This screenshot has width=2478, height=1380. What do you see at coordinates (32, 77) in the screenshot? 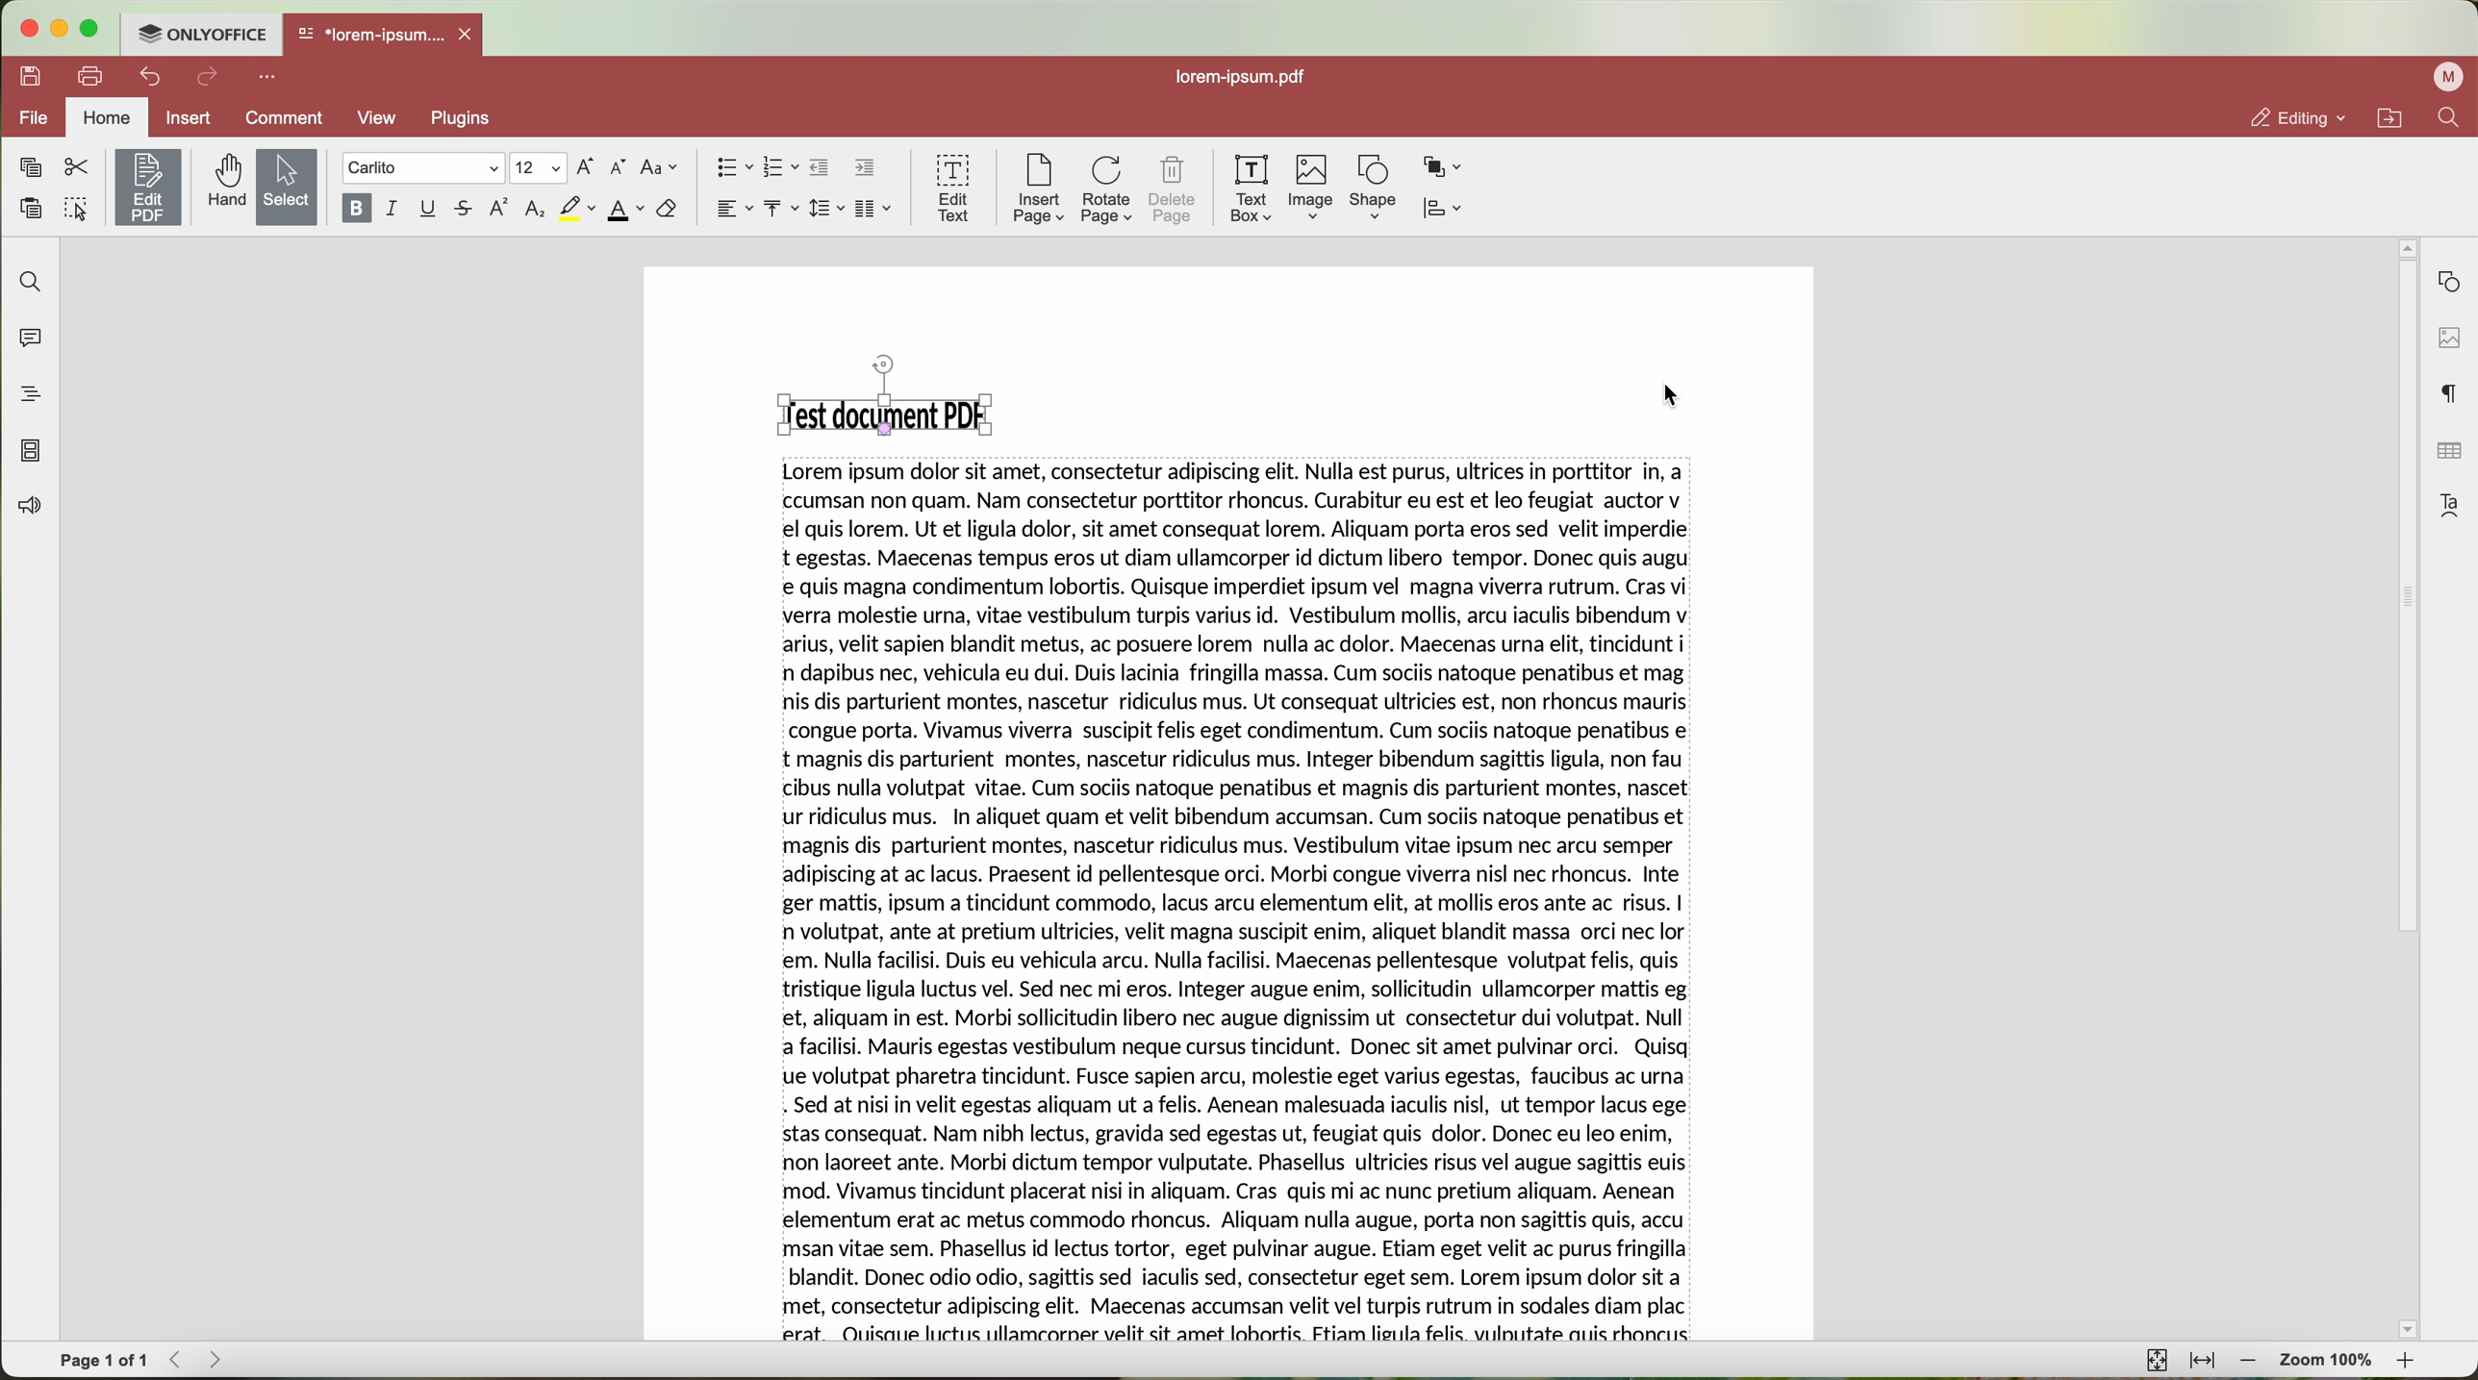
I see `save` at bounding box center [32, 77].